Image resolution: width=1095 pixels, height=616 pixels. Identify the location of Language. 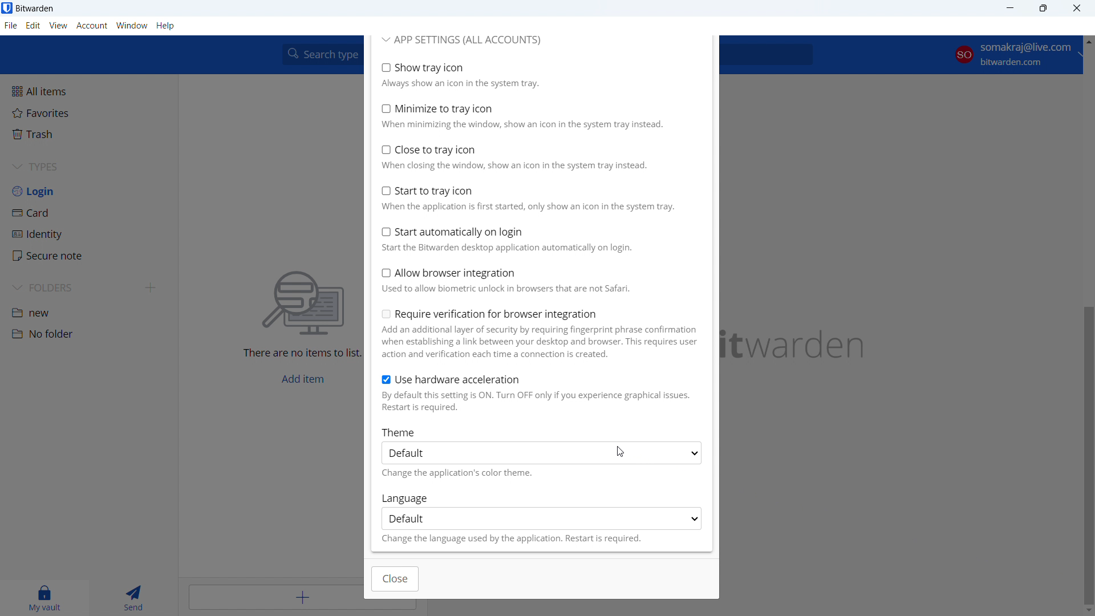
(408, 497).